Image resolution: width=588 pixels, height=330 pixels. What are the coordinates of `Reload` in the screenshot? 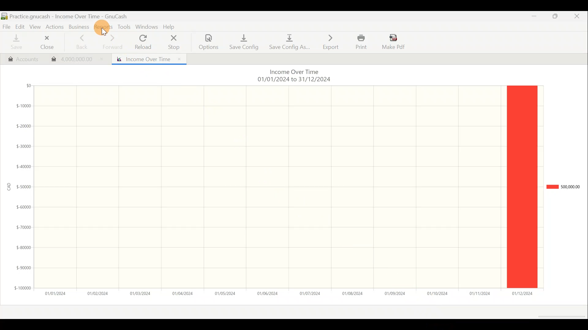 It's located at (144, 42).